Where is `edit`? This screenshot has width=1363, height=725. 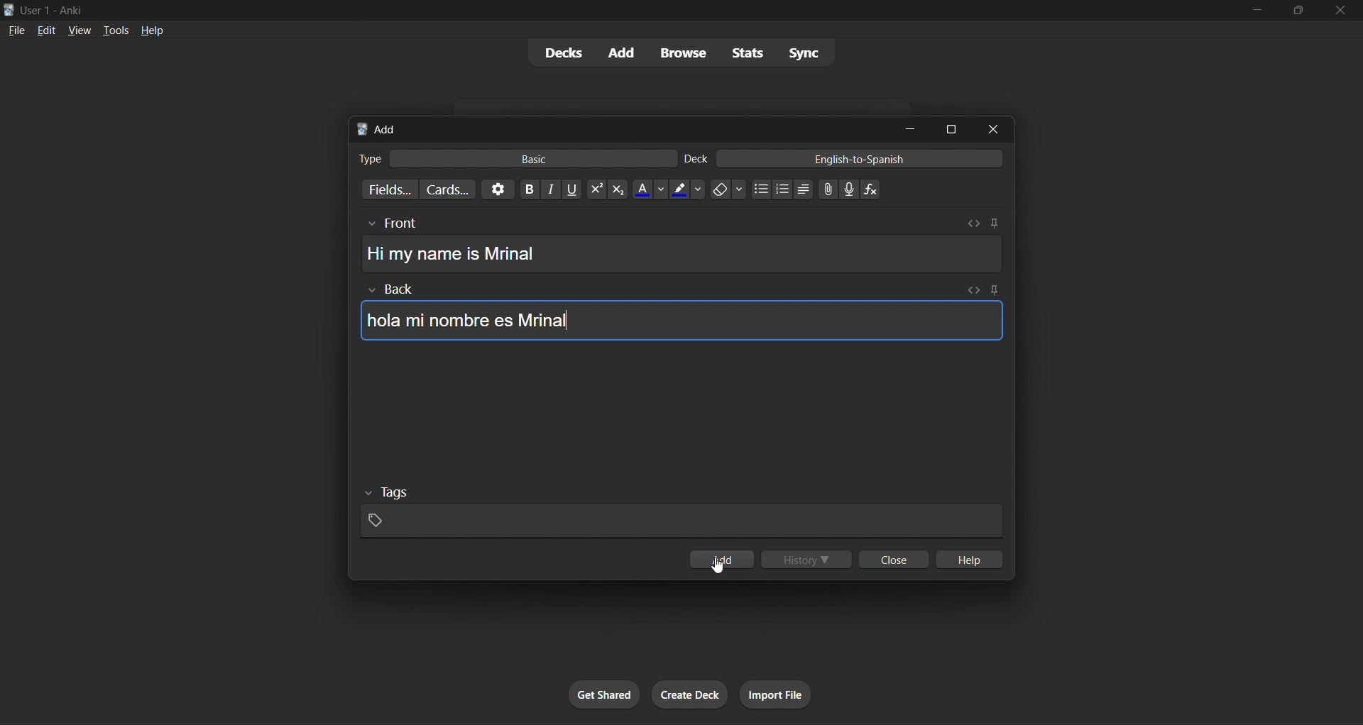
edit is located at coordinates (43, 28).